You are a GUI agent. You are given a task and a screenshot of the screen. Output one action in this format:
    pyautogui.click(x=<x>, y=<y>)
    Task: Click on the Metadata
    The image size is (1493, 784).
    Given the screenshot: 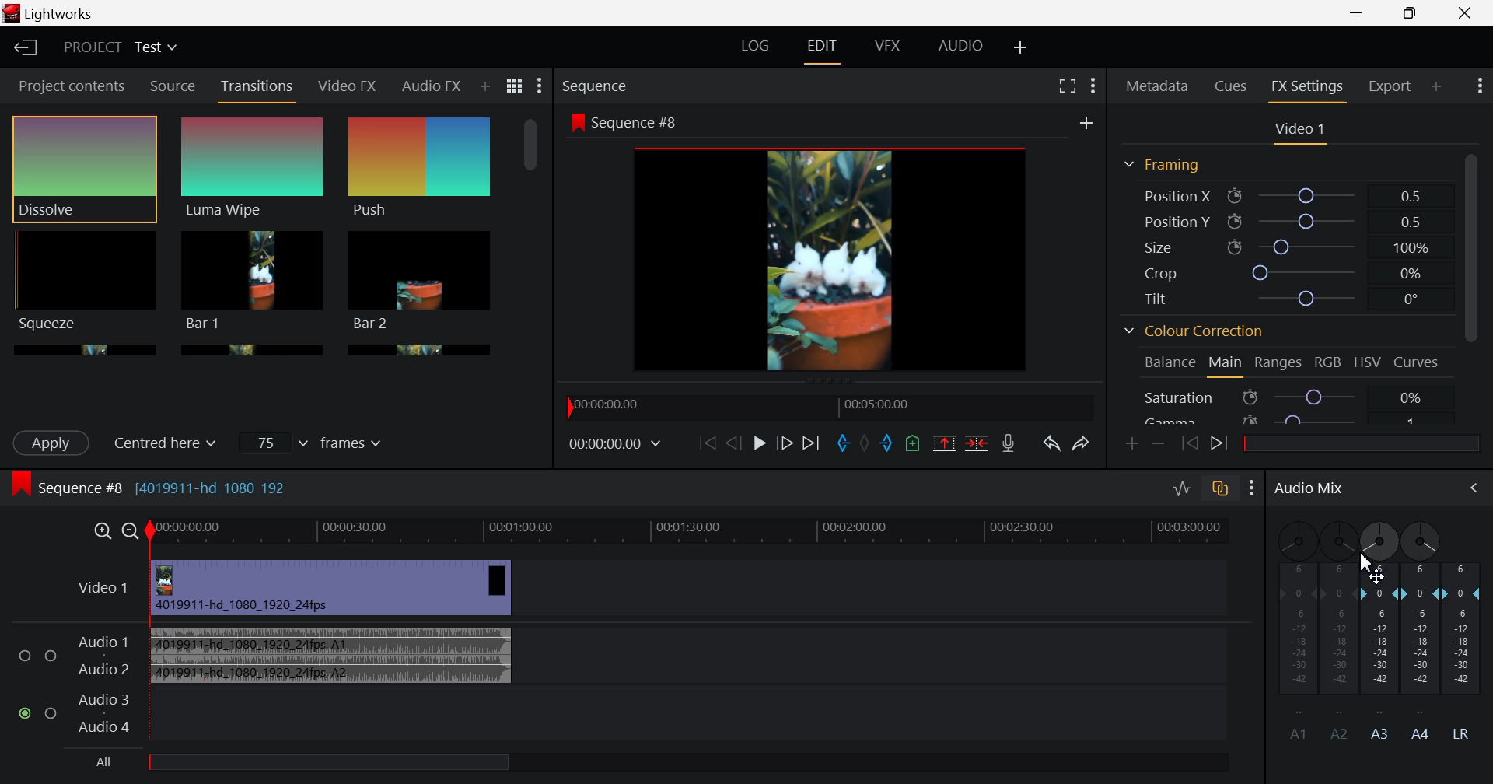 What is the action you would take?
    pyautogui.click(x=1157, y=86)
    